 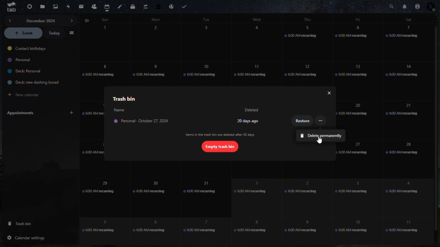 What do you see at coordinates (27, 223) in the screenshot?
I see `trash bin` at bounding box center [27, 223].